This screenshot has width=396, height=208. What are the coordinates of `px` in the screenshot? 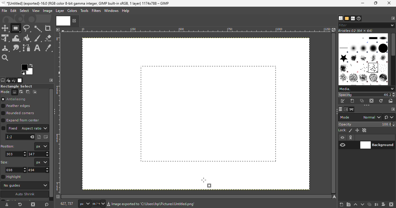 It's located at (84, 203).